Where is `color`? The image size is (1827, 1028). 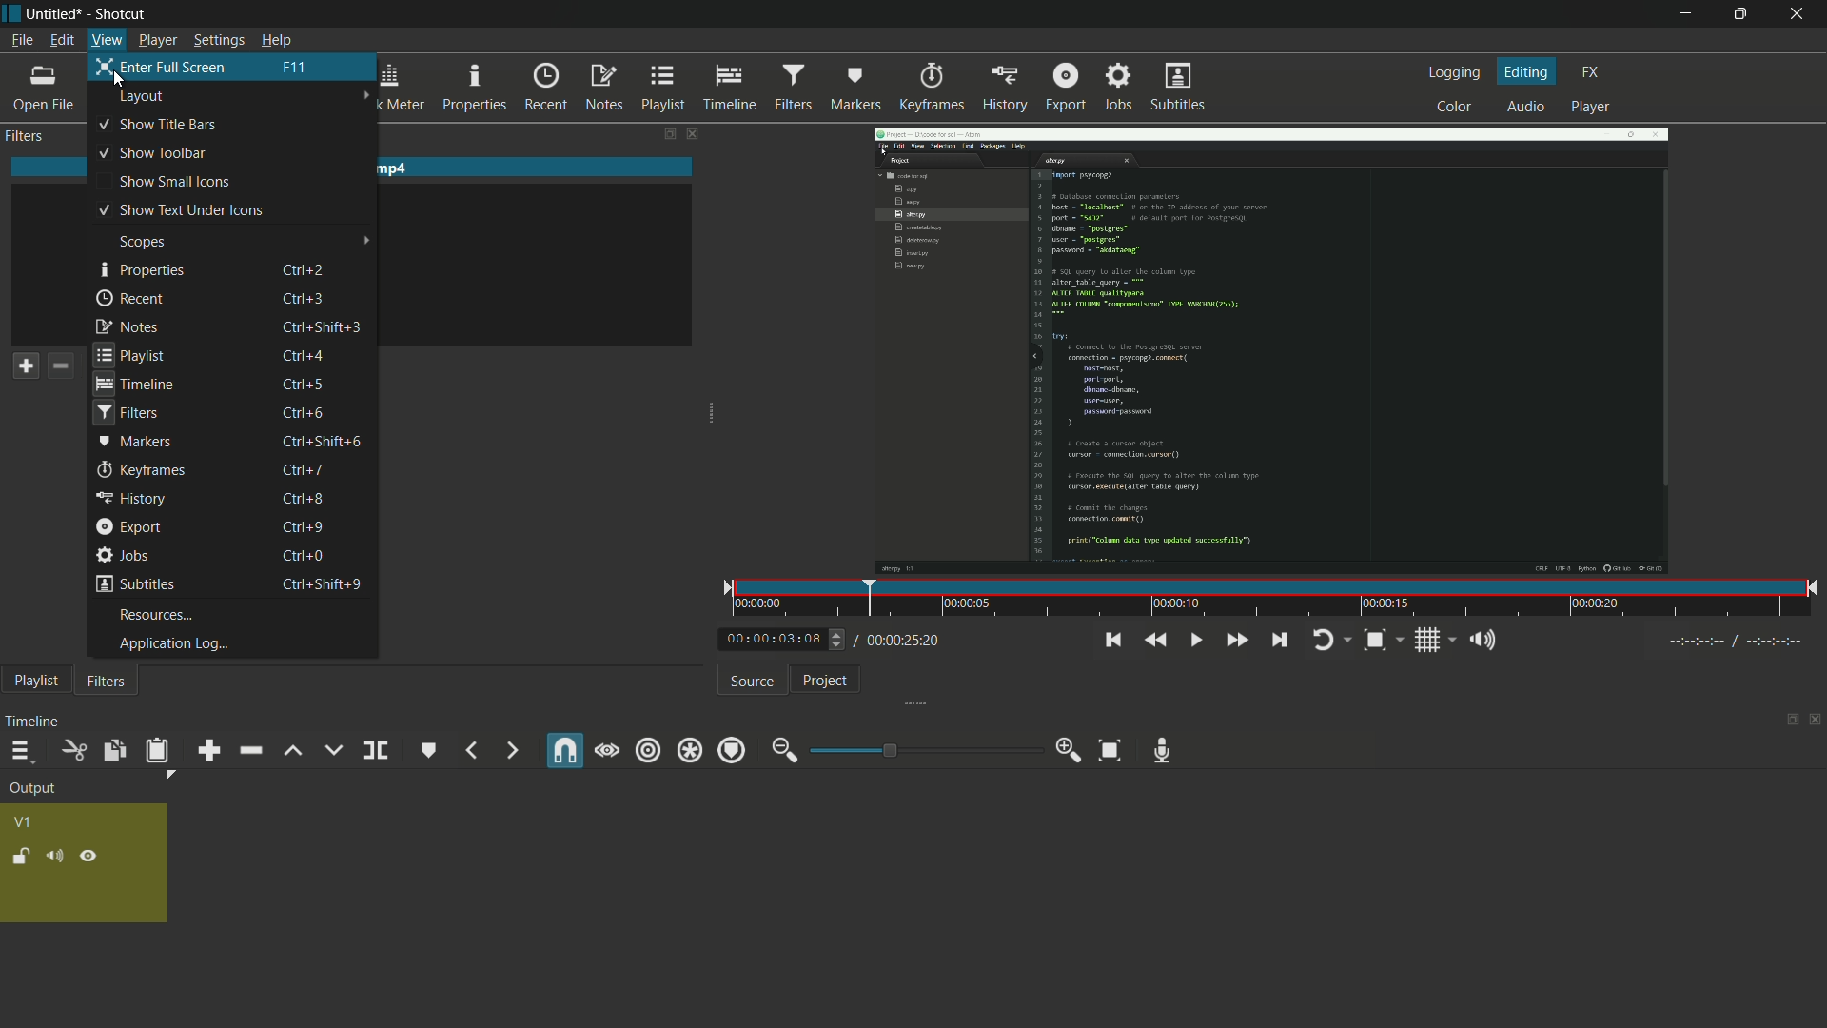
color is located at coordinates (1452, 108).